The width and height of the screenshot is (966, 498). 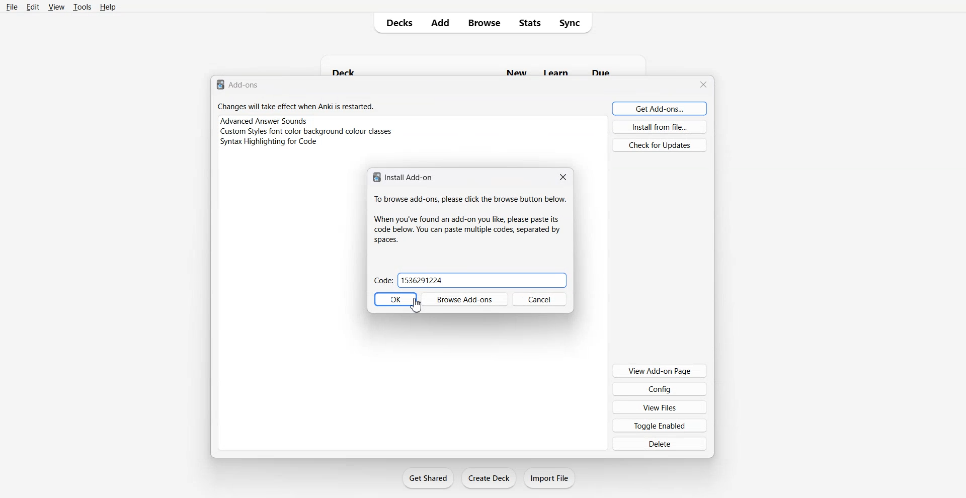 What do you see at coordinates (561, 177) in the screenshot?
I see `Close` at bounding box center [561, 177].